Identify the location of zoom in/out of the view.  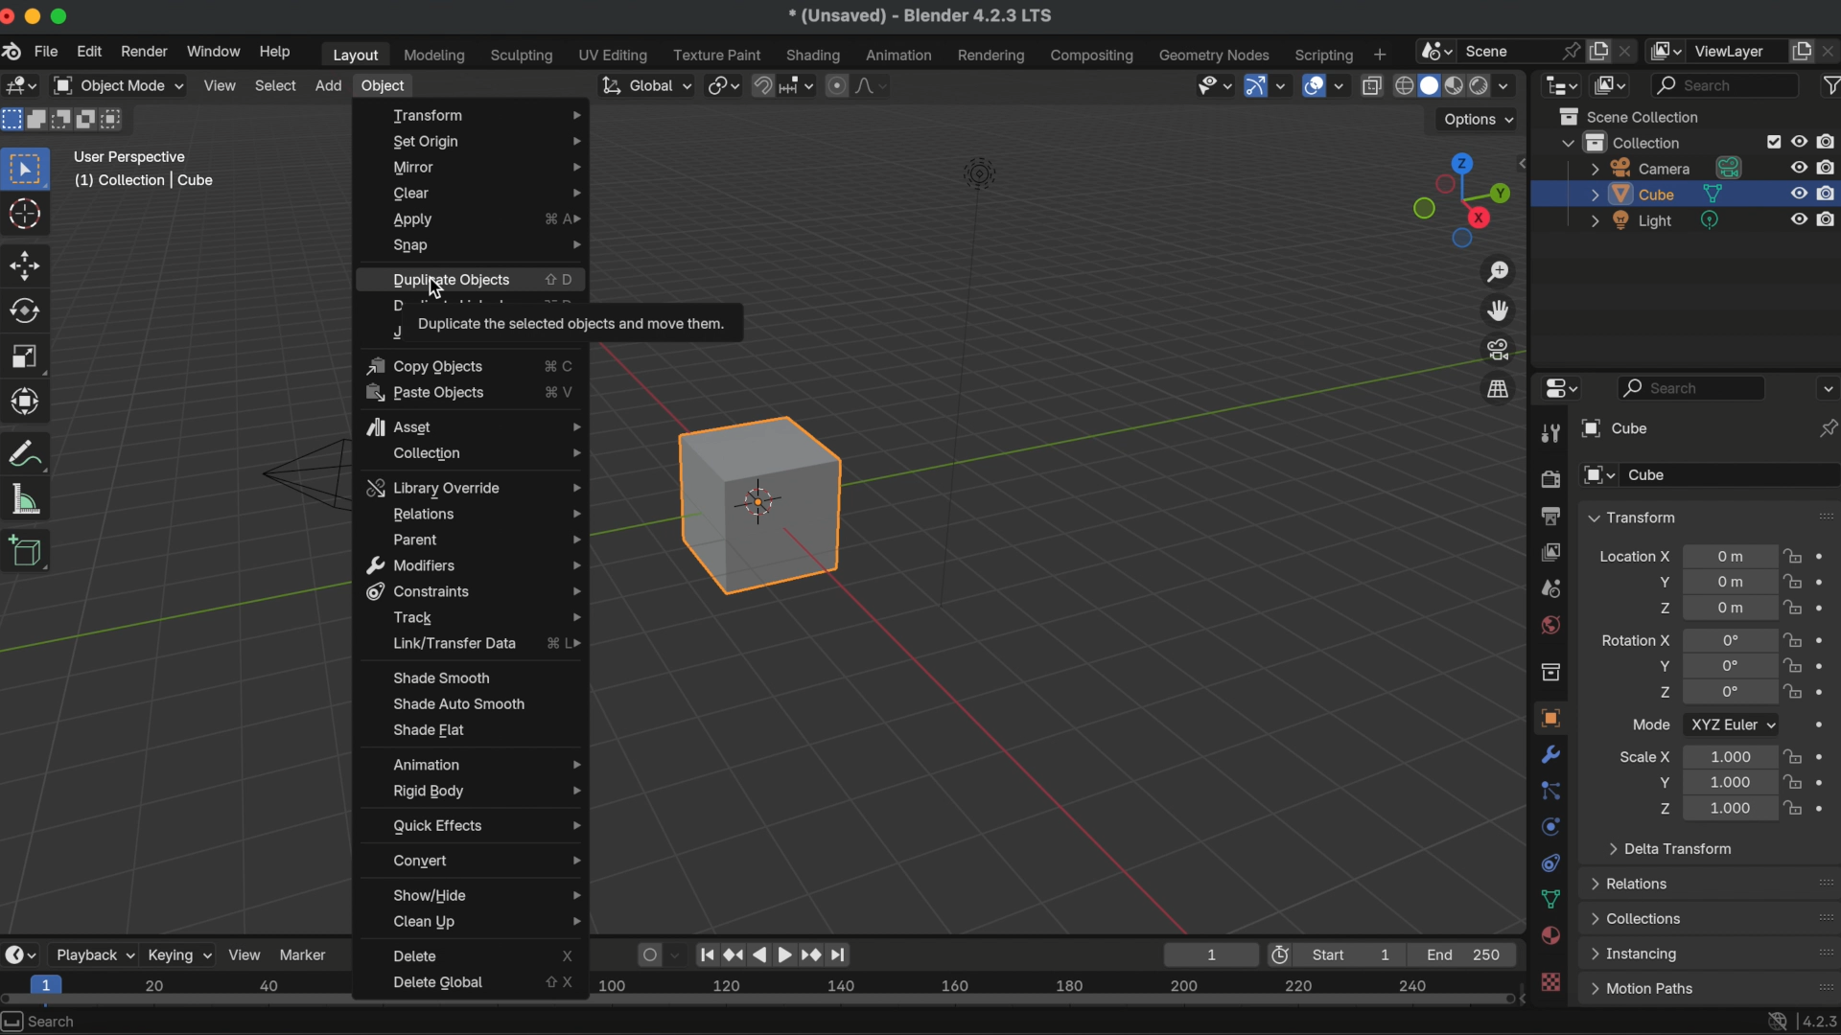
(1501, 272).